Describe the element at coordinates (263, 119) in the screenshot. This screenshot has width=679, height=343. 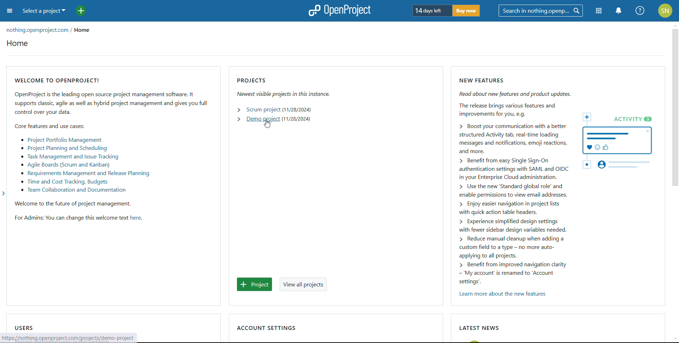
I see `demo project` at that location.